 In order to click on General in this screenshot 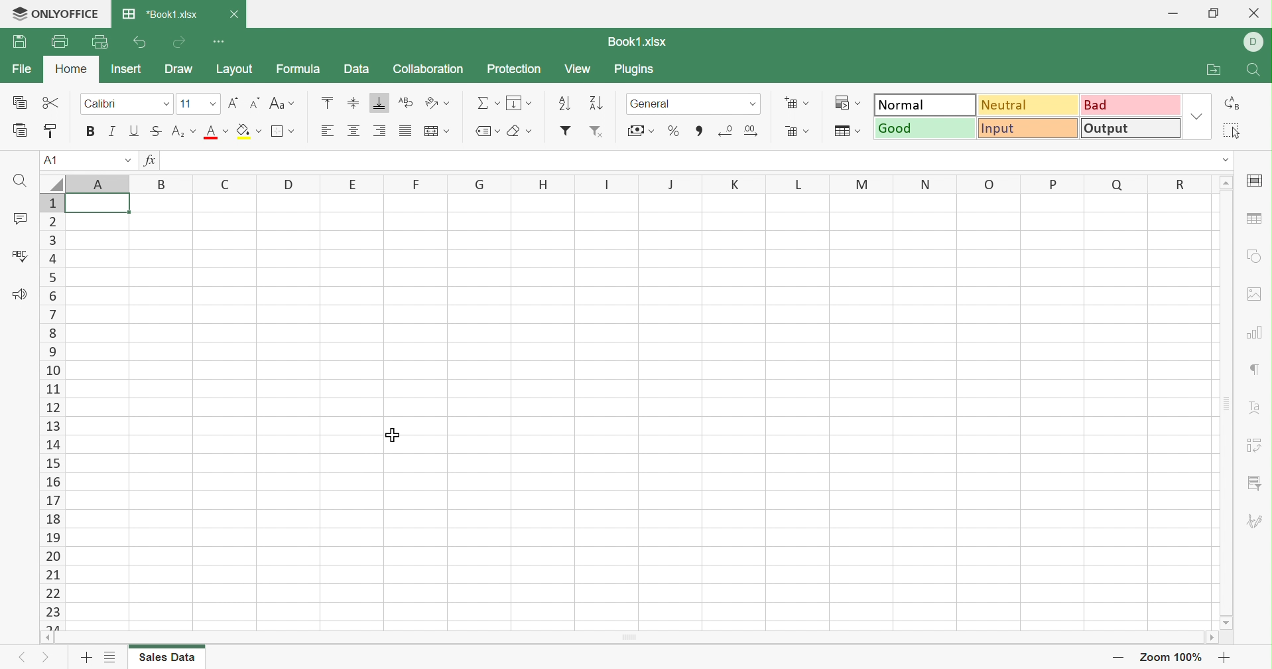, I will do `click(661, 102)`.